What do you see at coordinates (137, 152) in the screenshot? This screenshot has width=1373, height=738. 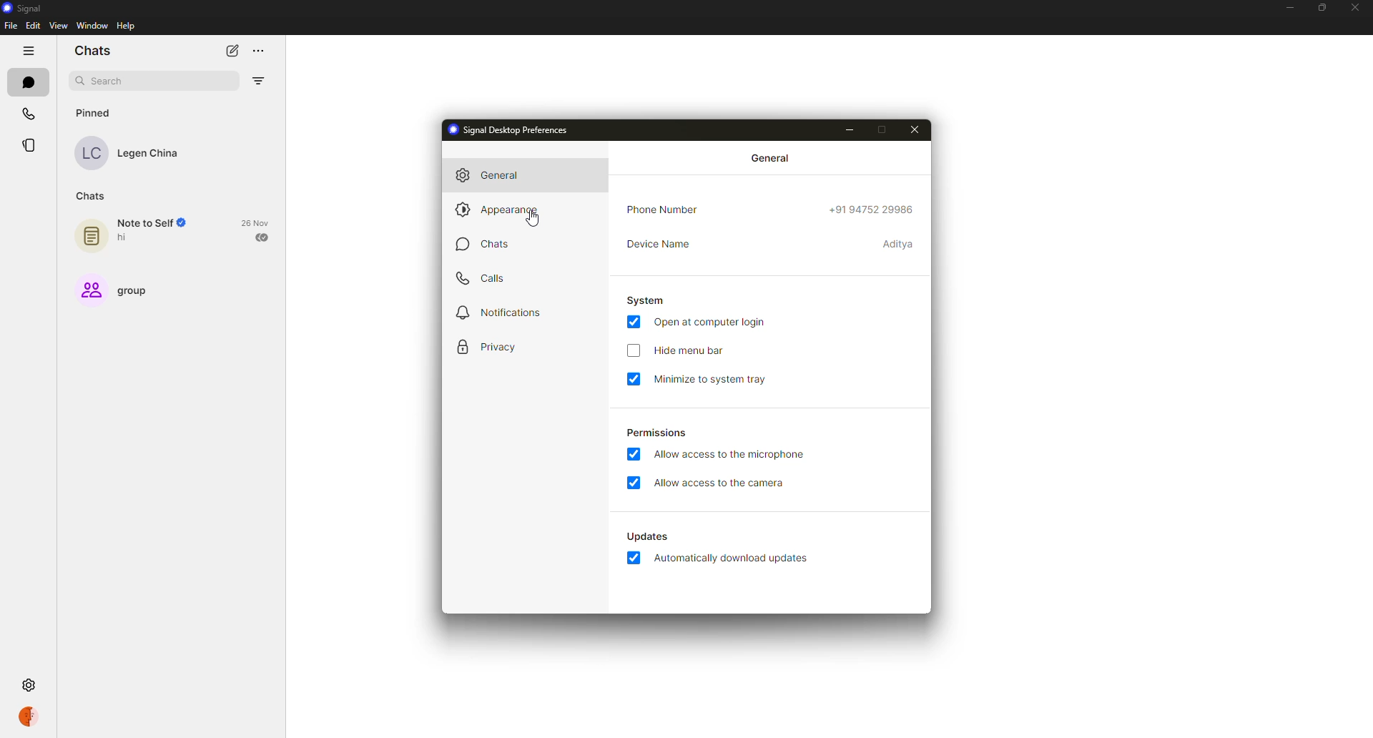 I see `contact` at bounding box center [137, 152].